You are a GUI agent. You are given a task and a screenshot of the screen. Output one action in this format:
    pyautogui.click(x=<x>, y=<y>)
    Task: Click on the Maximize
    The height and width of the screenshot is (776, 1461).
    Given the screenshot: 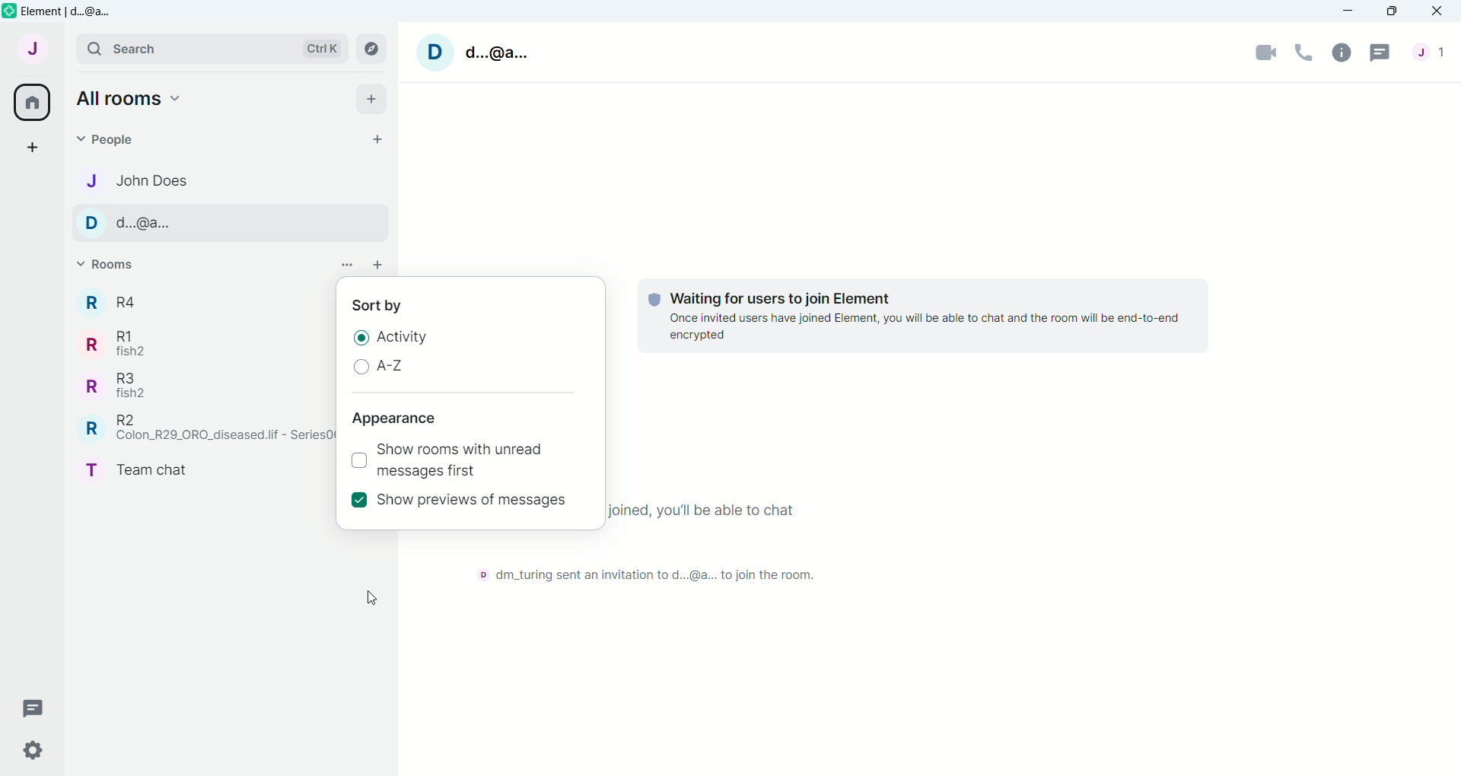 What is the action you would take?
    pyautogui.click(x=1389, y=11)
    